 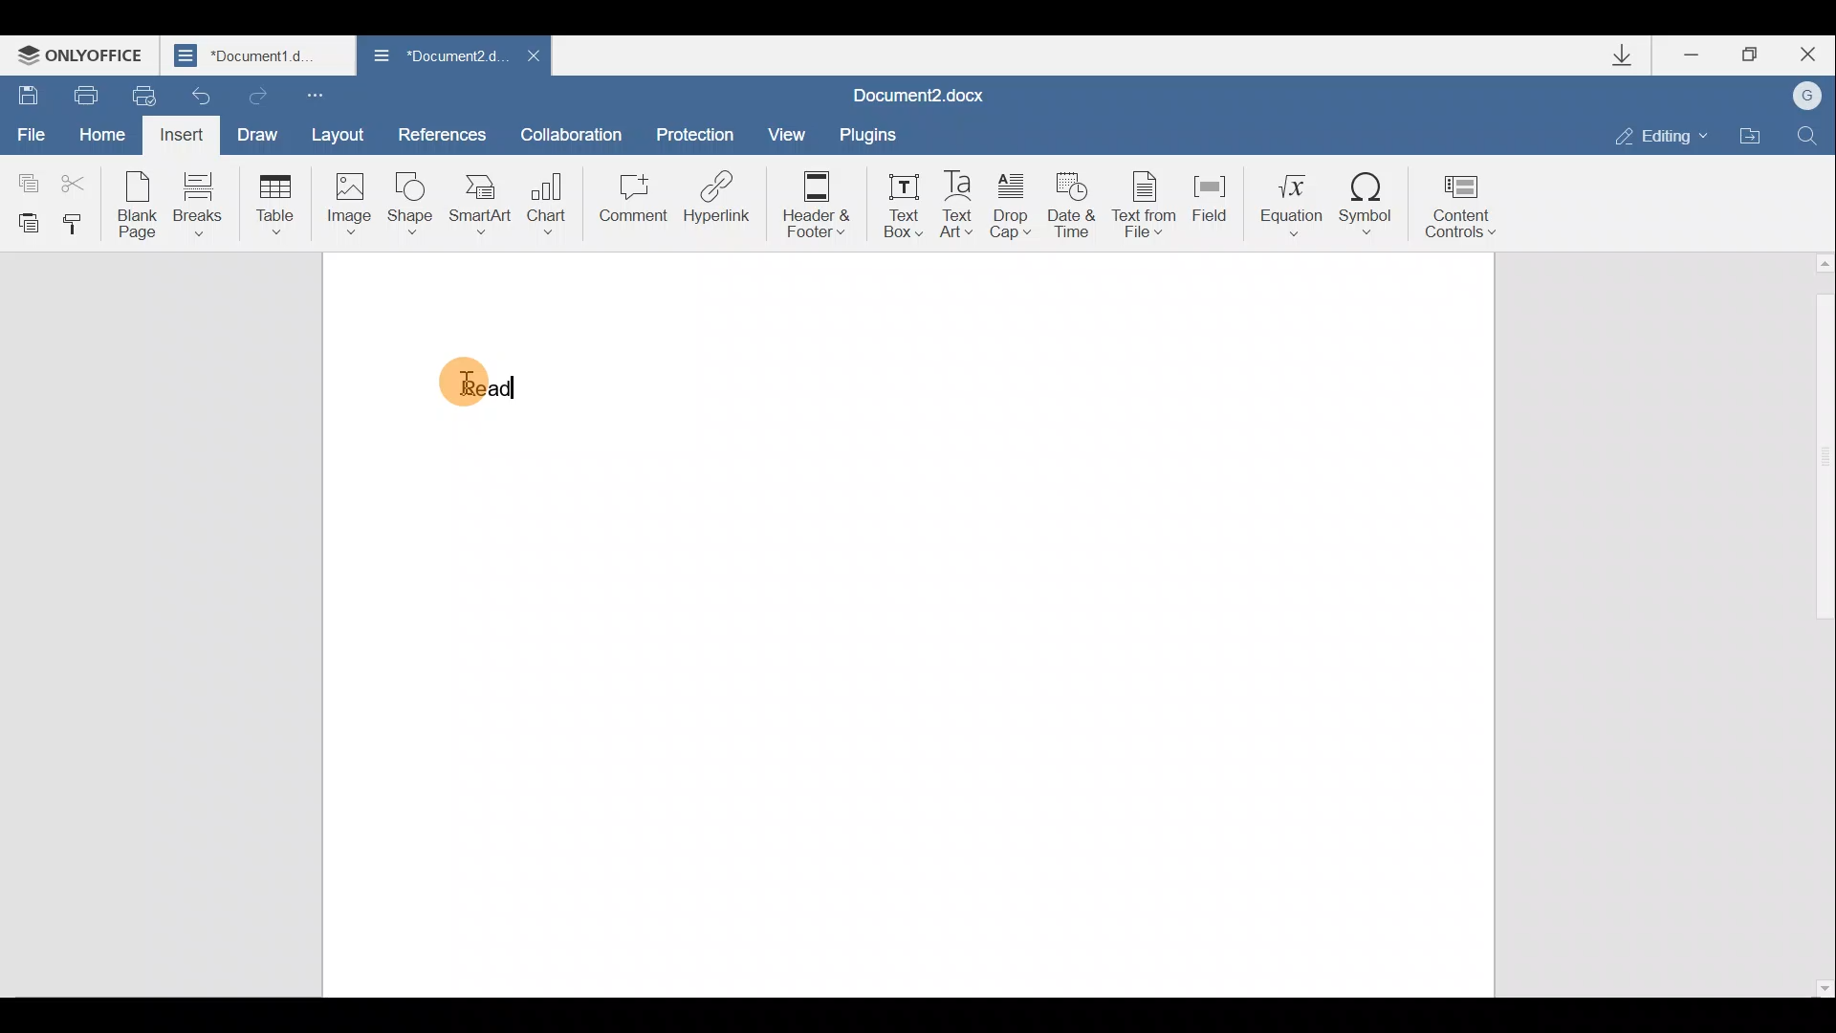 What do you see at coordinates (1286, 204) in the screenshot?
I see `Equation` at bounding box center [1286, 204].